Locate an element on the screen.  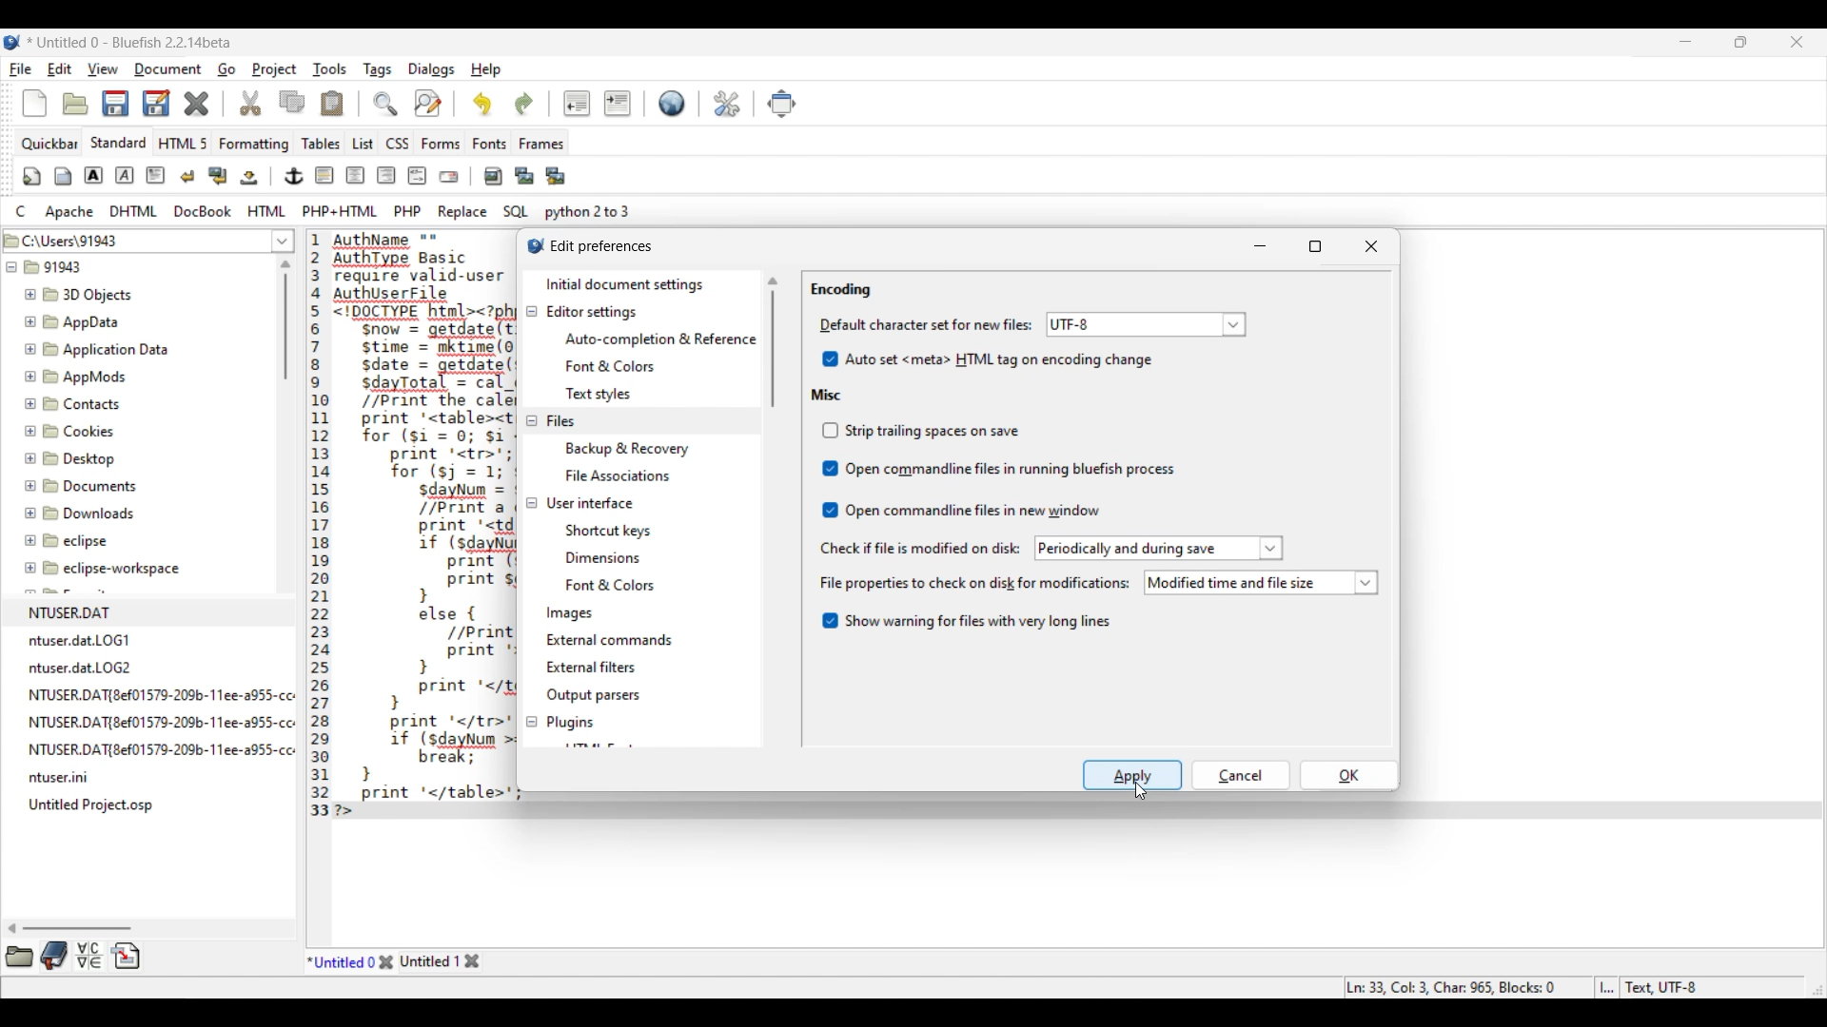
Search and replace is located at coordinates (407, 103).